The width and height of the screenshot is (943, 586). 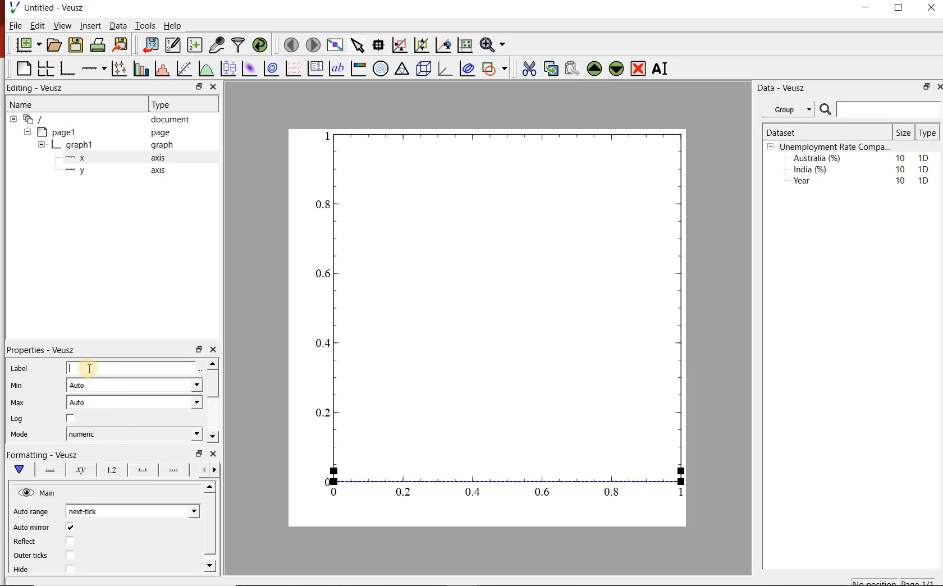 I want to click on main, so click(x=22, y=470).